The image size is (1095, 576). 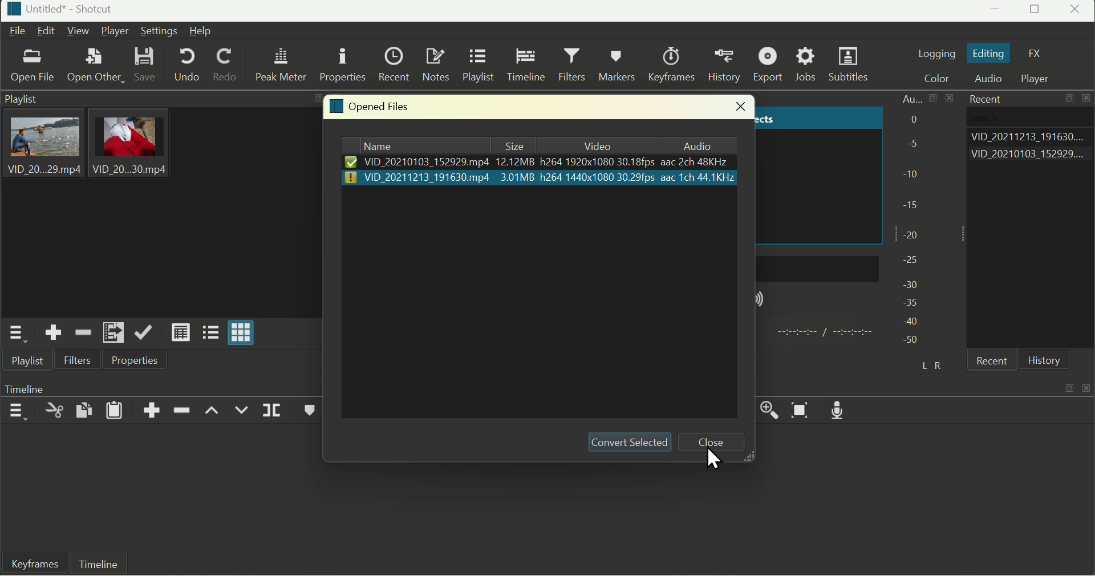 What do you see at coordinates (201, 31) in the screenshot?
I see `Help` at bounding box center [201, 31].